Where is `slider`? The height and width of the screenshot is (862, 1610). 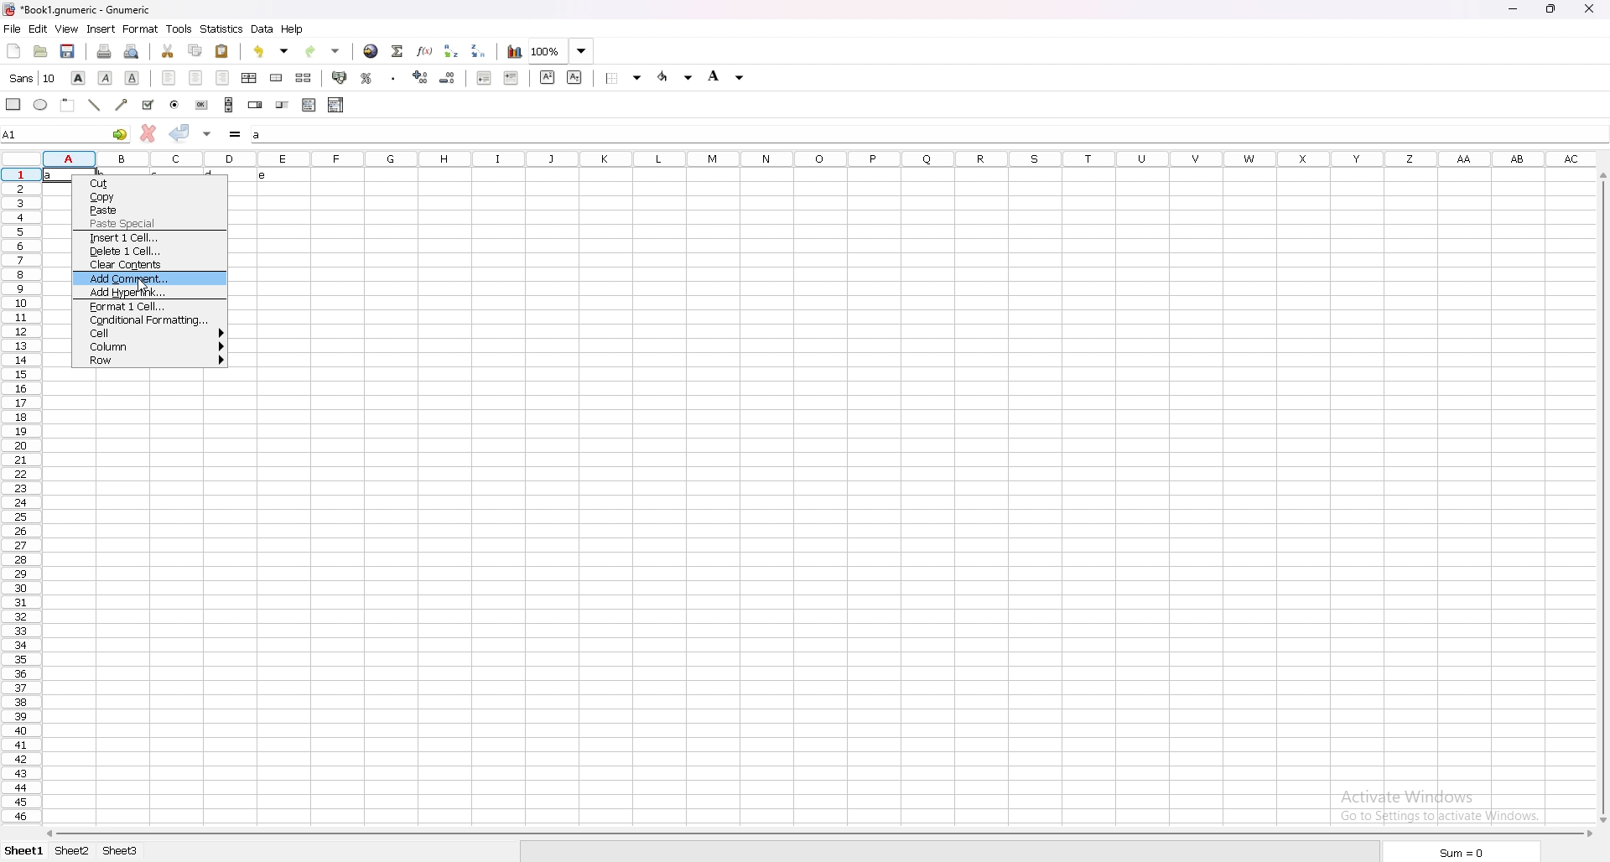
slider is located at coordinates (283, 106).